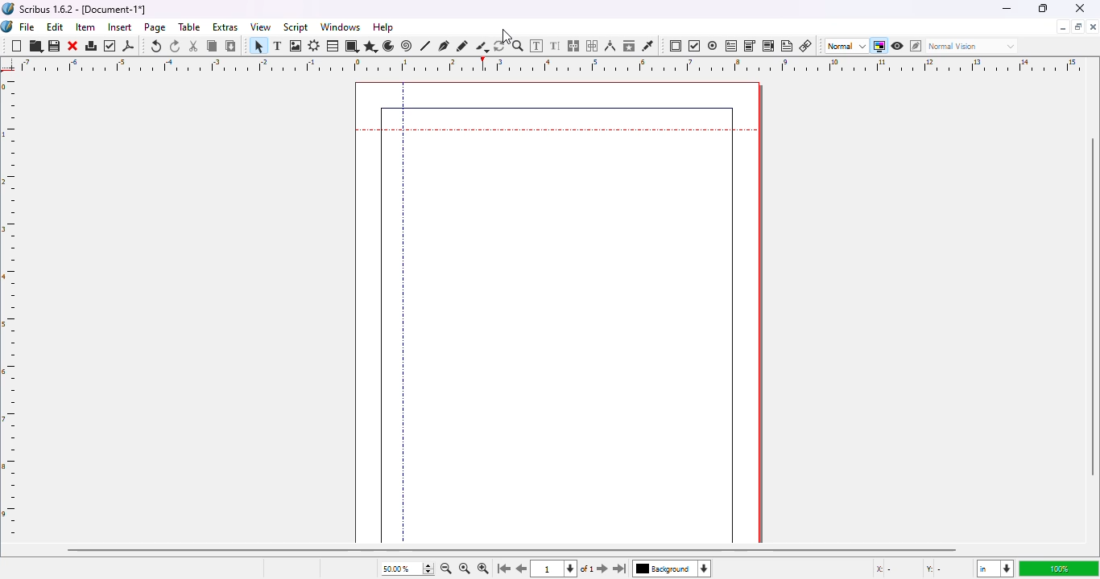 This screenshot has height=579, width=1100. What do you see at coordinates (879, 46) in the screenshot?
I see `toggle color management system` at bounding box center [879, 46].